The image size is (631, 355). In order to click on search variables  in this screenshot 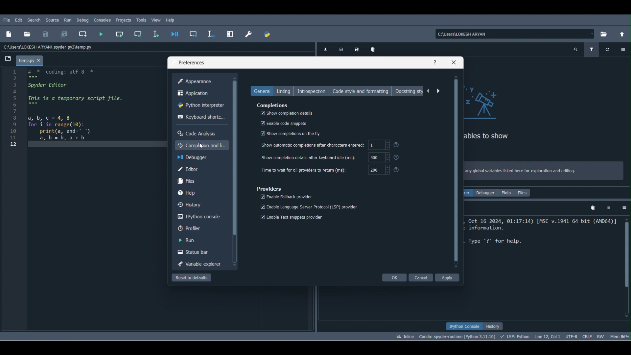, I will do `click(576, 48)`.